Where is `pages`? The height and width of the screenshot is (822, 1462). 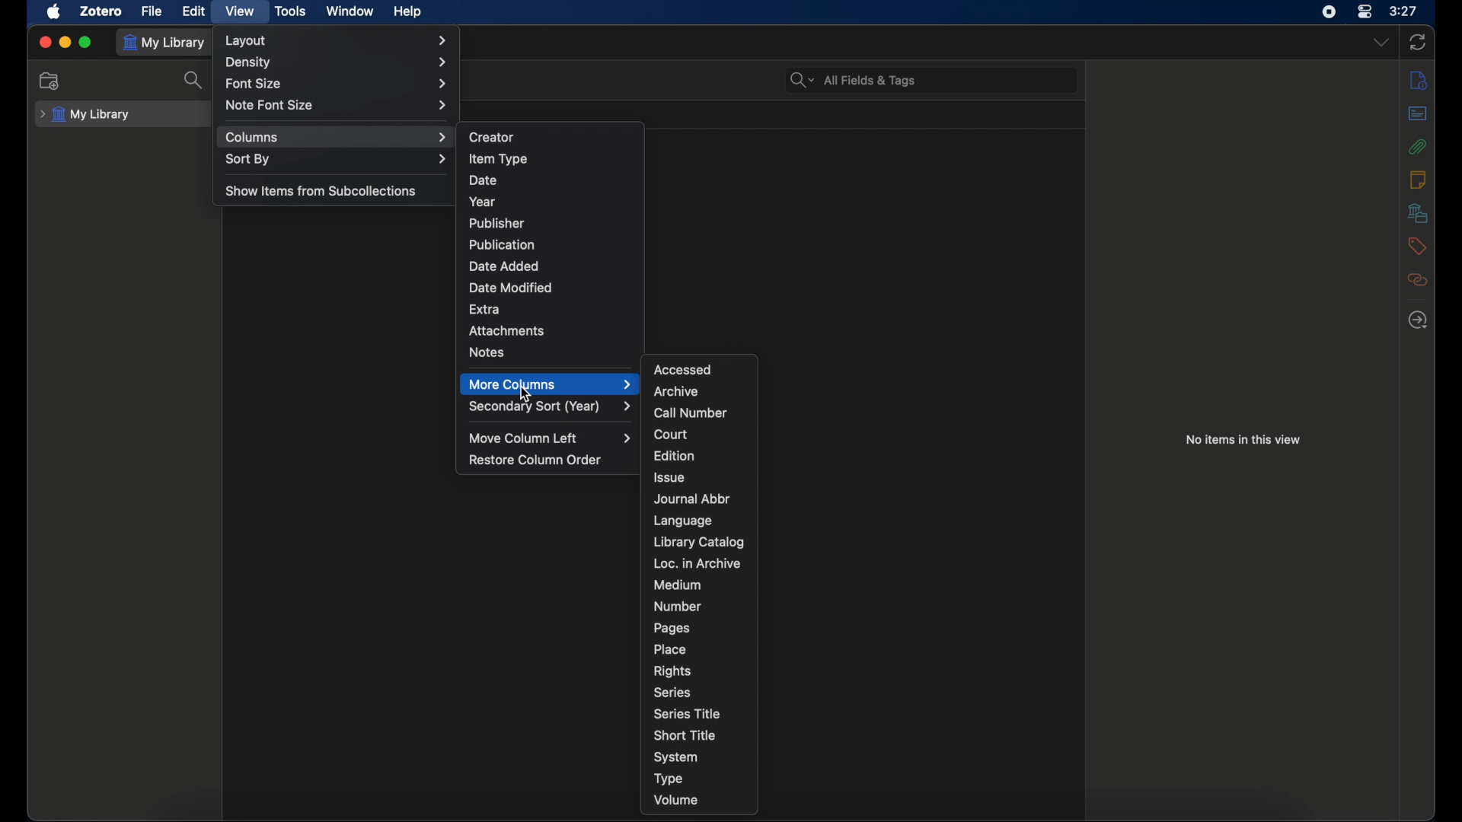
pages is located at coordinates (672, 629).